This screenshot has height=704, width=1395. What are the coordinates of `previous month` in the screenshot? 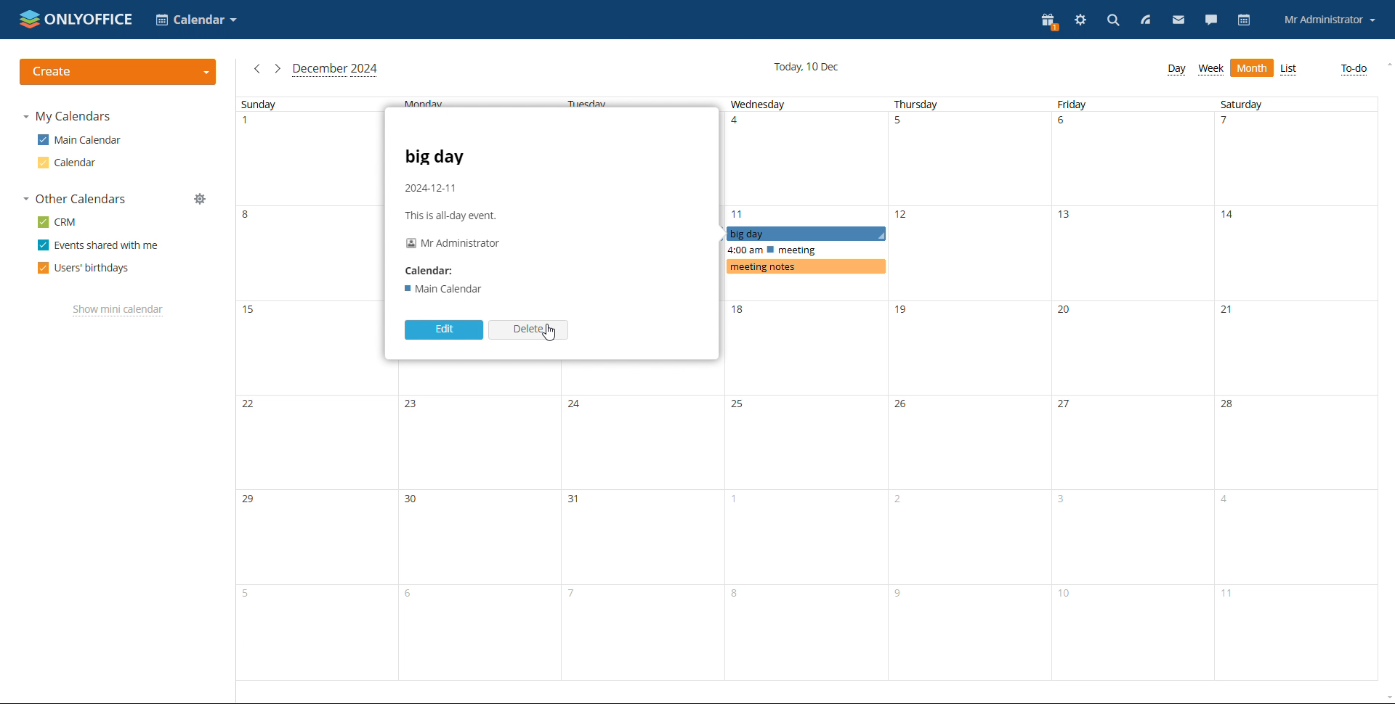 It's located at (256, 68).